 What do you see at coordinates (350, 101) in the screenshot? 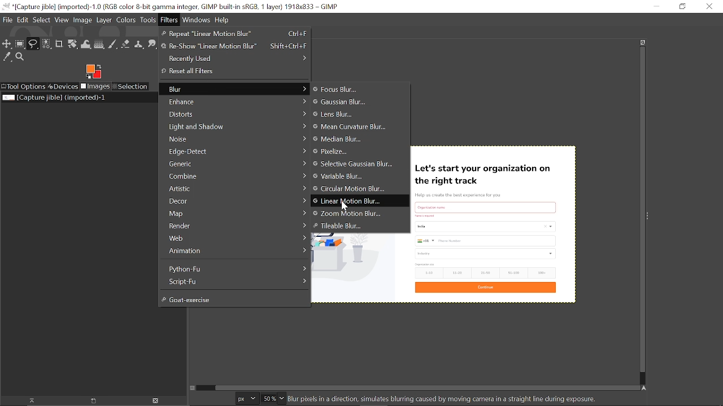
I see `gaussian blur` at bounding box center [350, 101].